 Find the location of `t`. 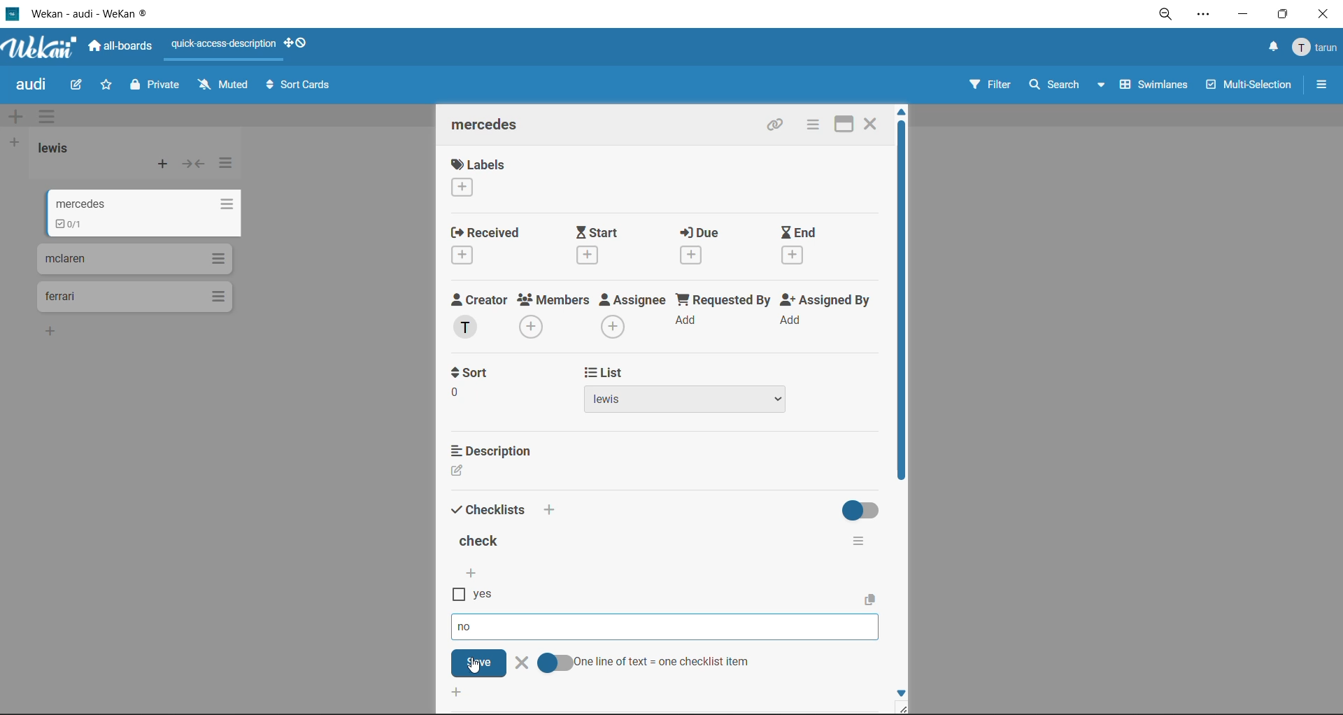

t is located at coordinates (470, 373).